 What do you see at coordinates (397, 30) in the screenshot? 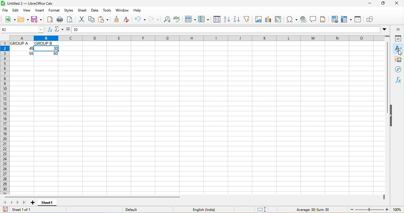
I see `sidebar settings` at bounding box center [397, 30].